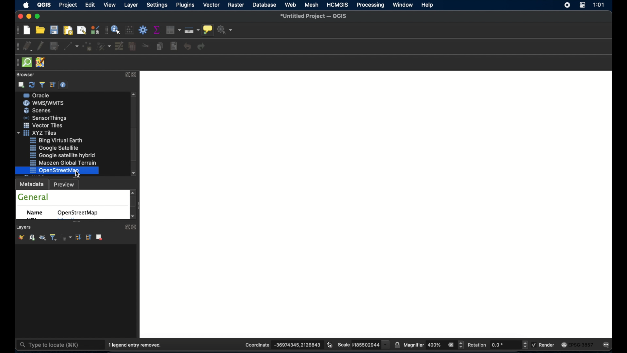 This screenshot has height=353, width=627. I want to click on plugins, so click(185, 5).